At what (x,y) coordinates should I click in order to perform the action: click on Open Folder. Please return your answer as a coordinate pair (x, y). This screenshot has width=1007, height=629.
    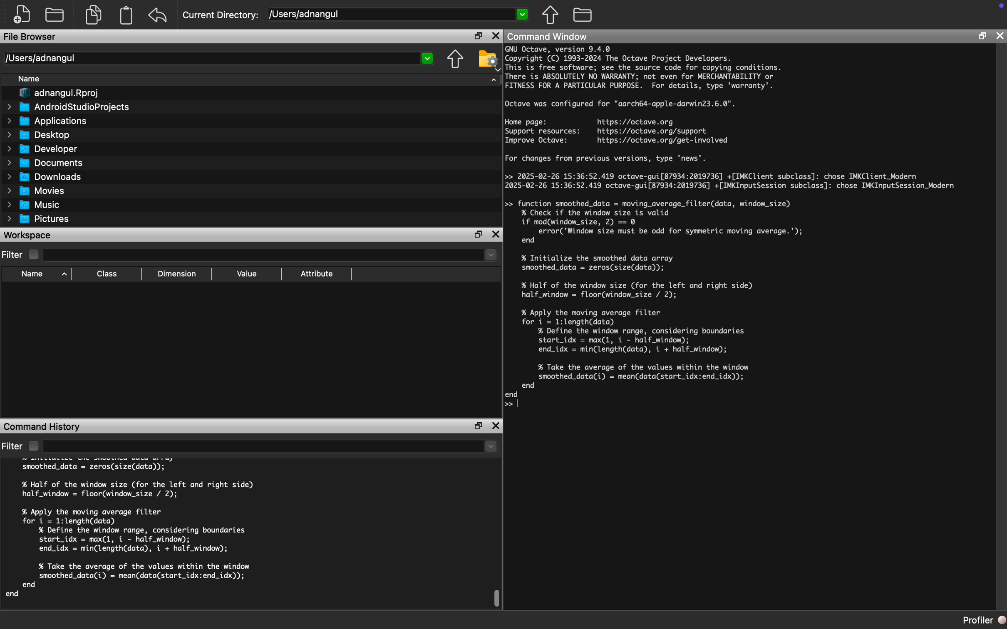
    Looking at the image, I should click on (56, 15).